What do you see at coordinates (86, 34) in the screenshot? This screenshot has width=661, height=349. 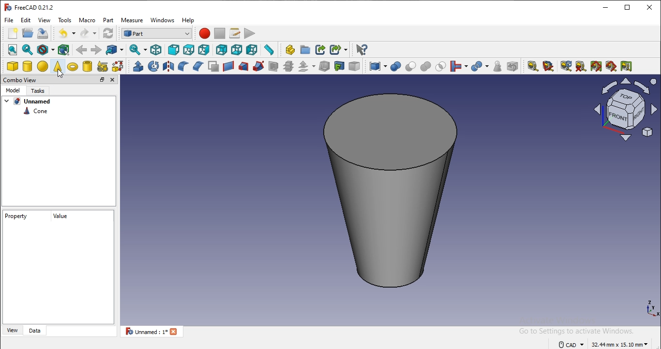 I see `redo` at bounding box center [86, 34].